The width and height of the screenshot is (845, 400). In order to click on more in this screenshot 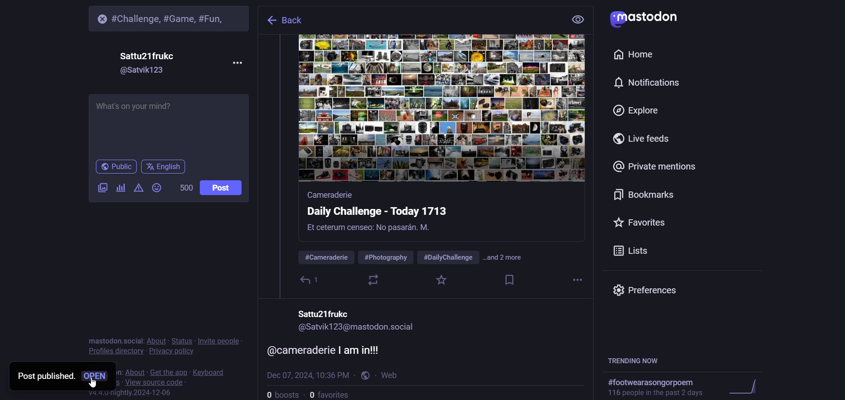, I will do `click(236, 63)`.